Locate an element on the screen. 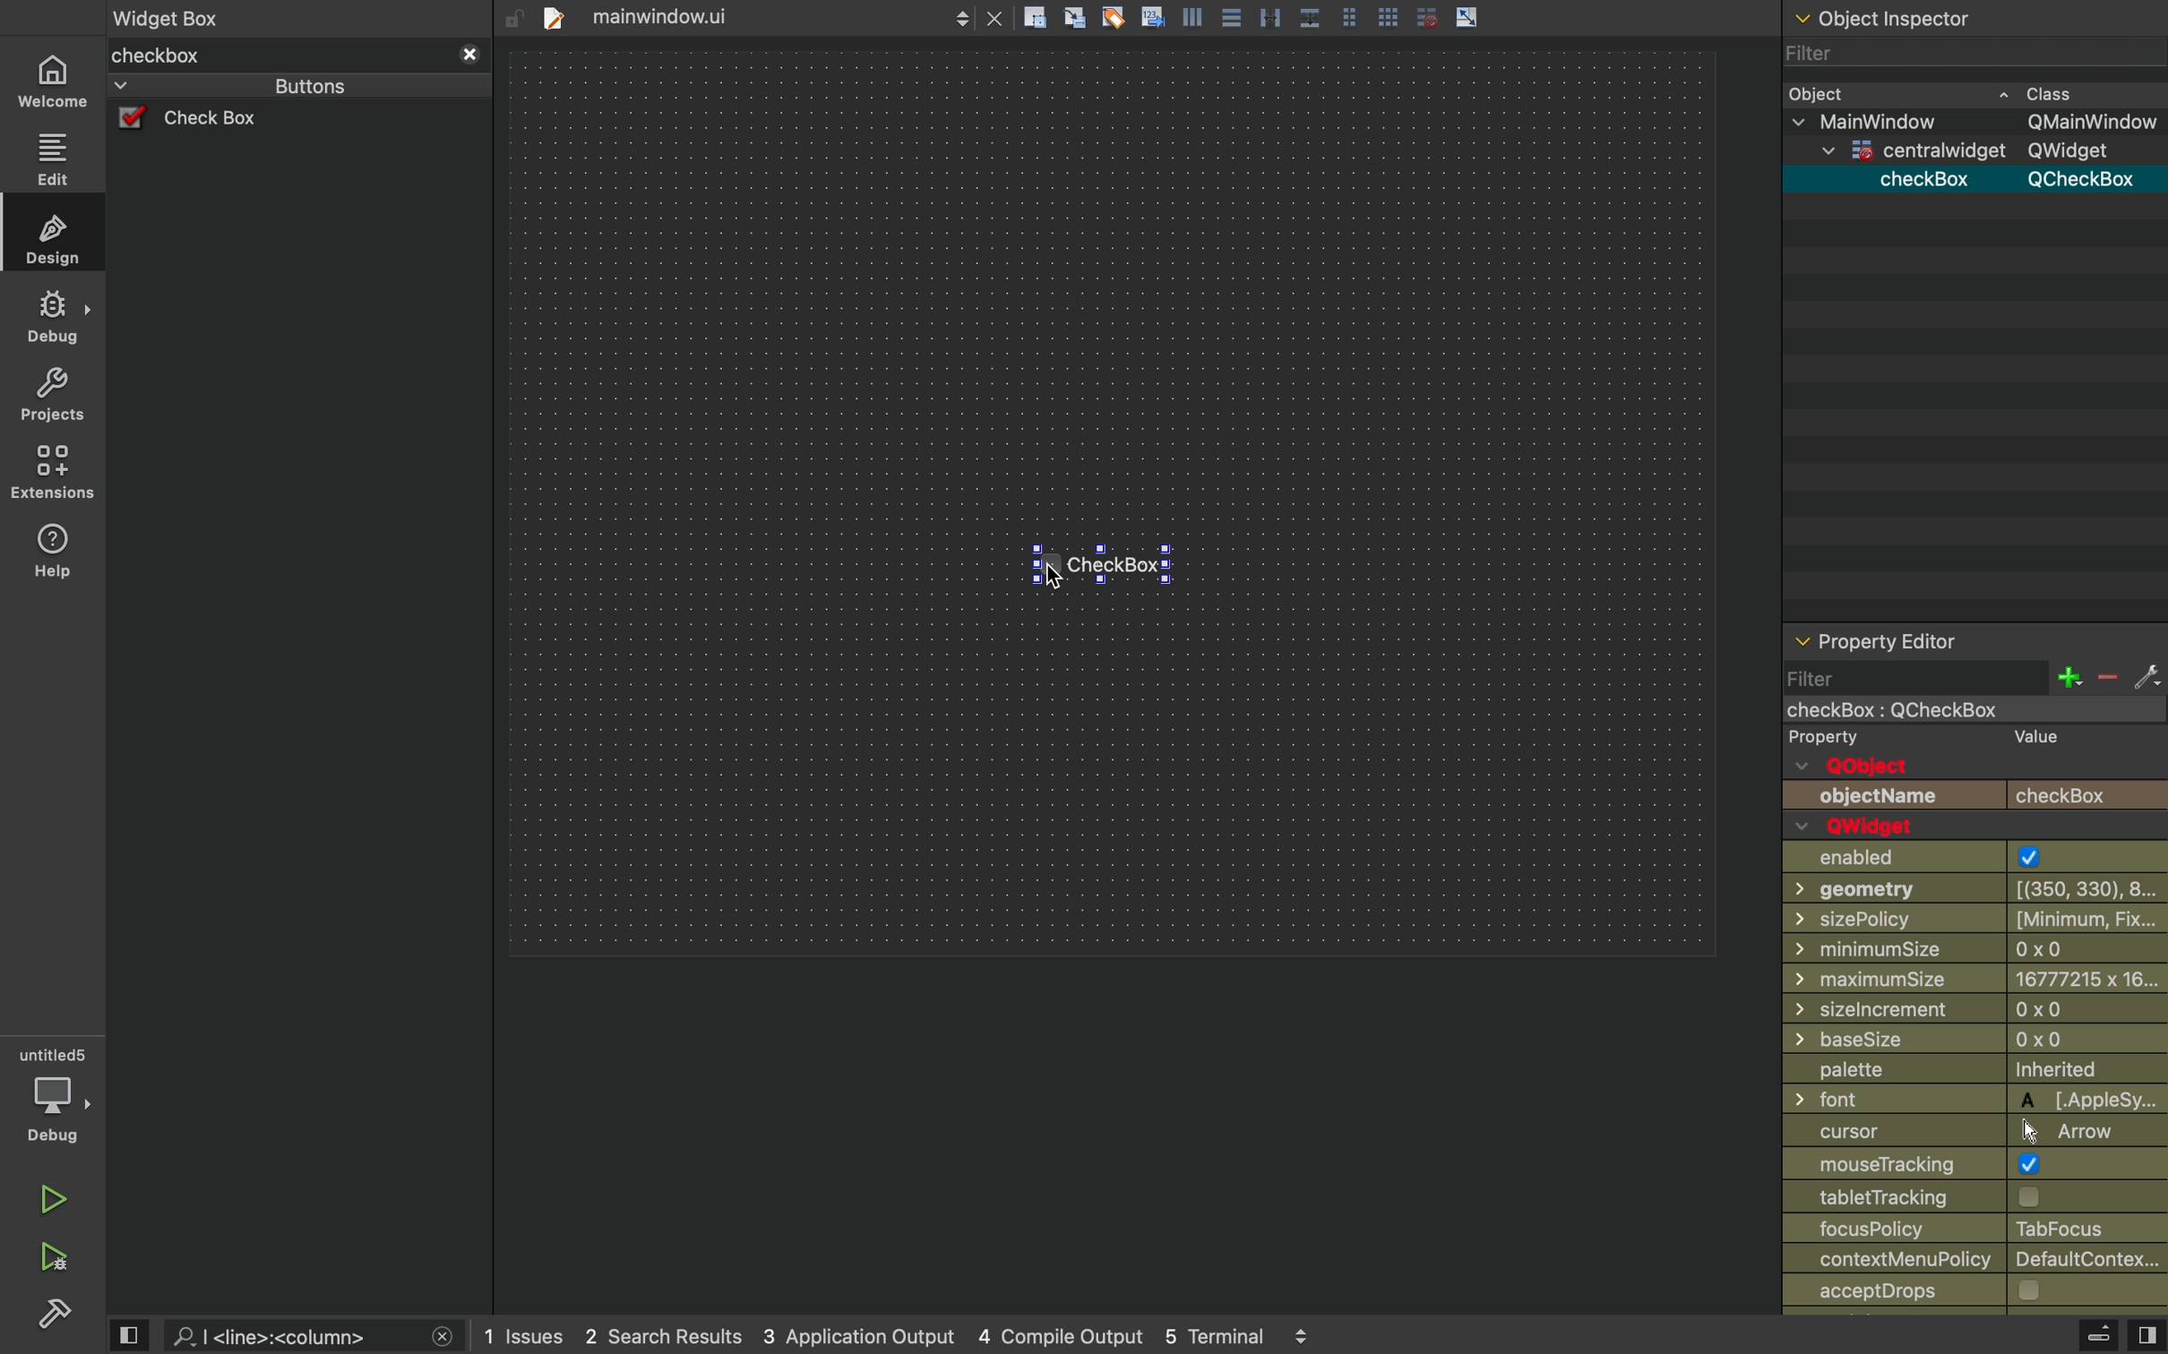 The width and height of the screenshot is (2168, 1354). object inspector is located at coordinates (1973, 16).